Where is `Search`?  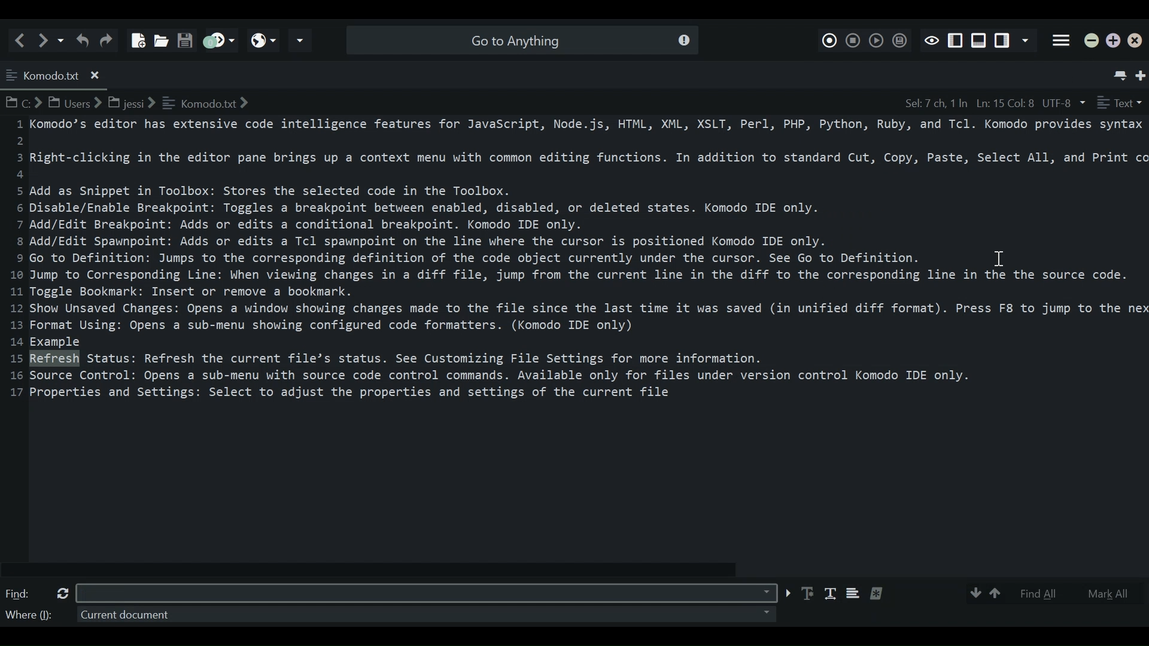
Search is located at coordinates (520, 39).